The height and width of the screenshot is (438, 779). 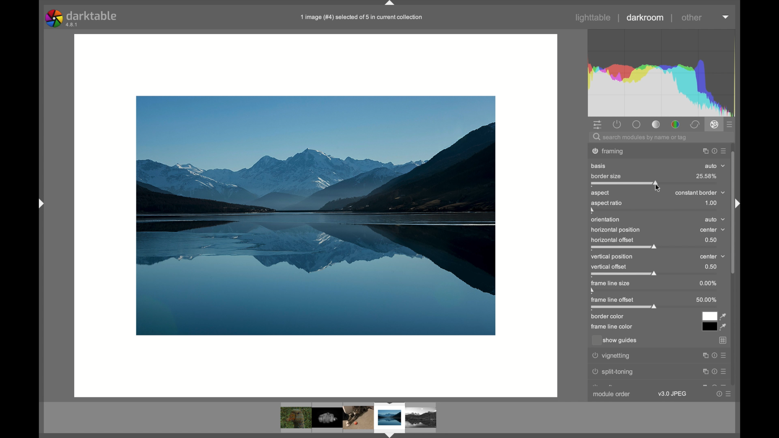 I want to click on gridlines, so click(x=723, y=341).